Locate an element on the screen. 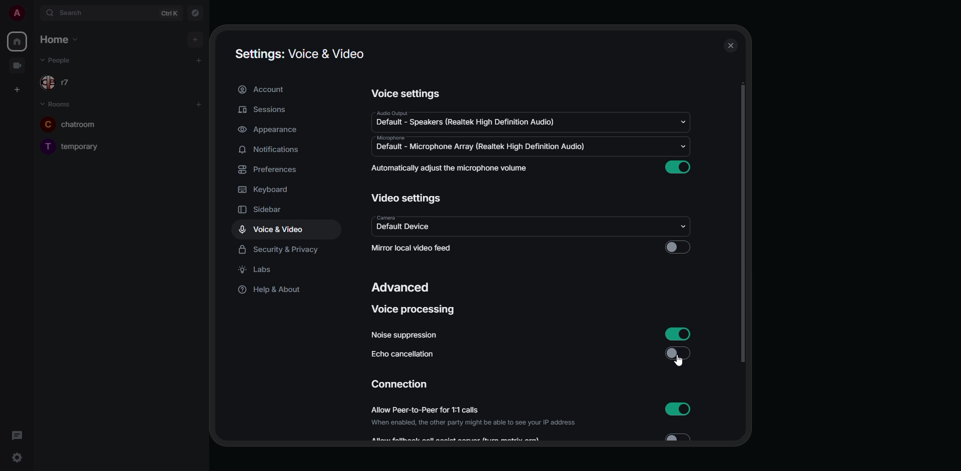 This screenshot has width=961, height=471. people is located at coordinates (64, 82).